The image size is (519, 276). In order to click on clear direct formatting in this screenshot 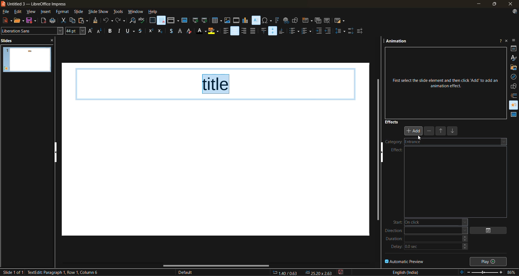, I will do `click(191, 32)`.